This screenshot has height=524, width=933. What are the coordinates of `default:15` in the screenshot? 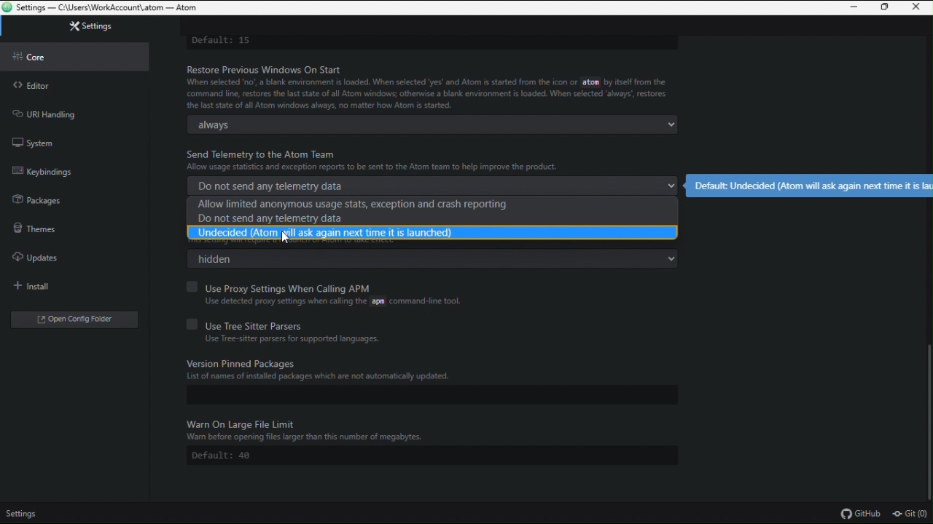 It's located at (225, 39).